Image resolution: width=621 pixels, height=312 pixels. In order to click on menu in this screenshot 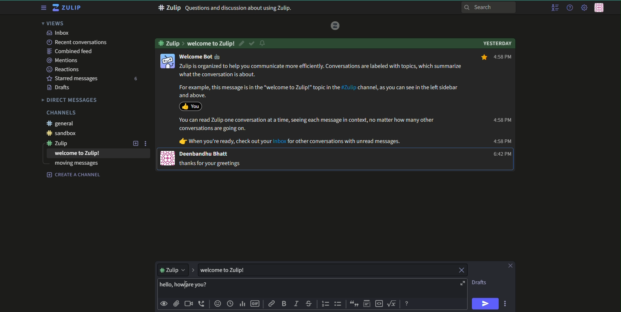, I will do `click(43, 8)`.